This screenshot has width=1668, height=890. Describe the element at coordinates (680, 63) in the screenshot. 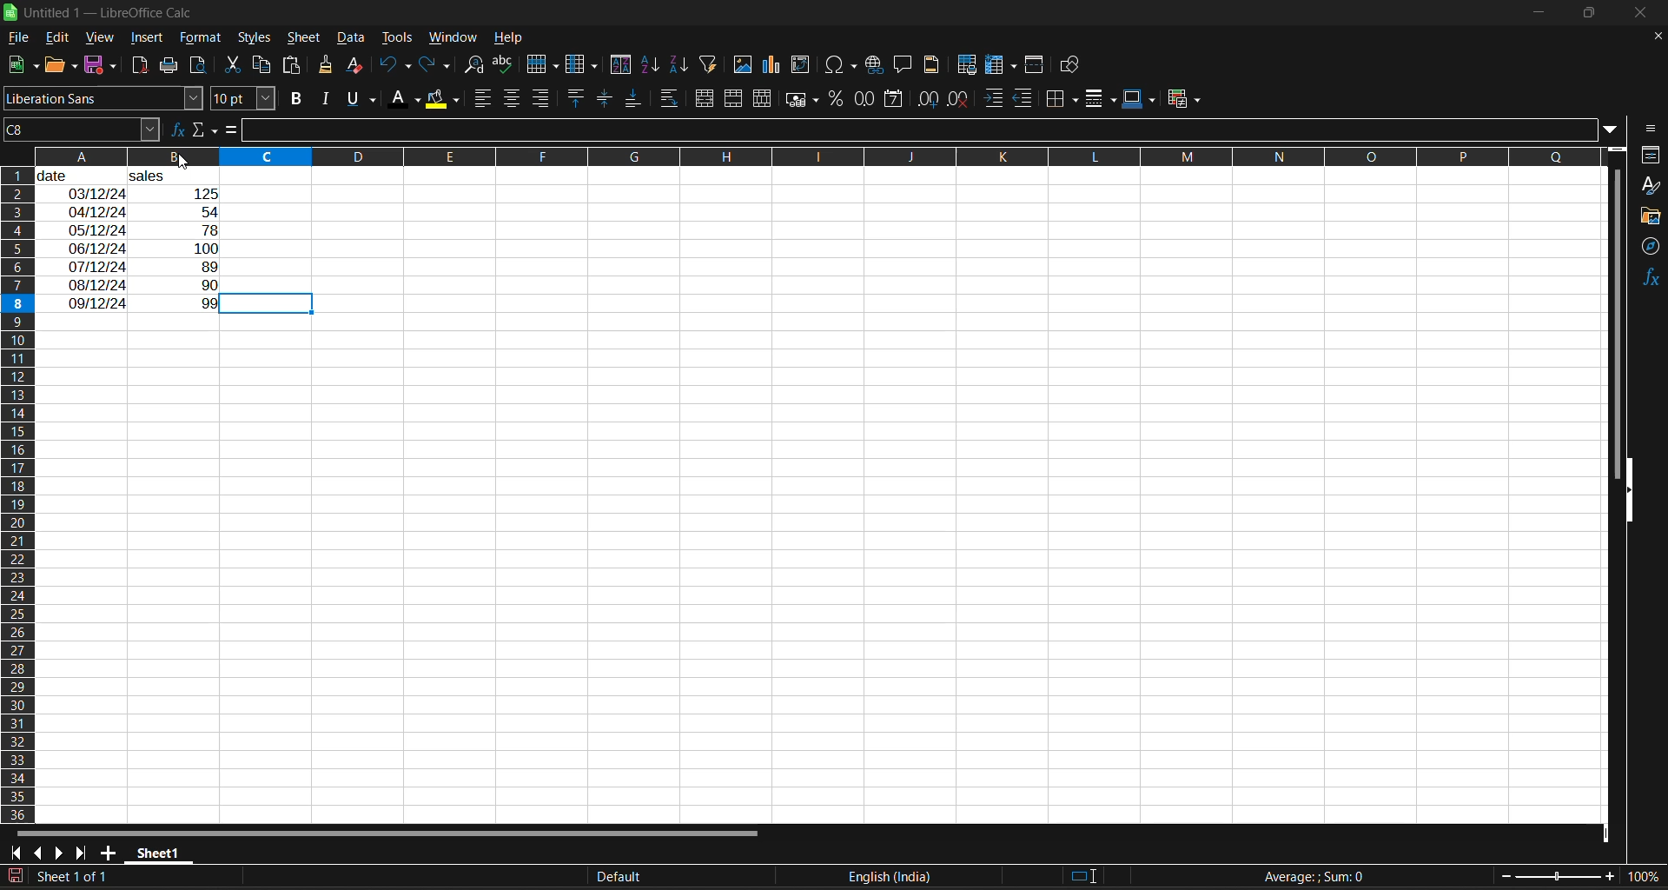

I see `sort descending` at that location.